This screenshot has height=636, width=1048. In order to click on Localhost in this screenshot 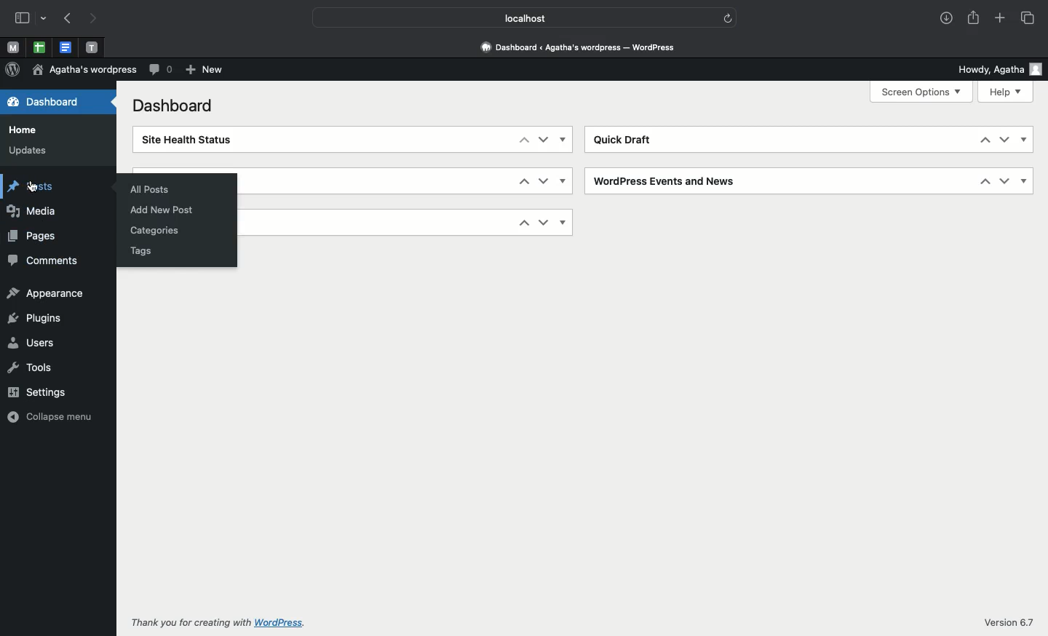, I will do `click(506, 17)`.